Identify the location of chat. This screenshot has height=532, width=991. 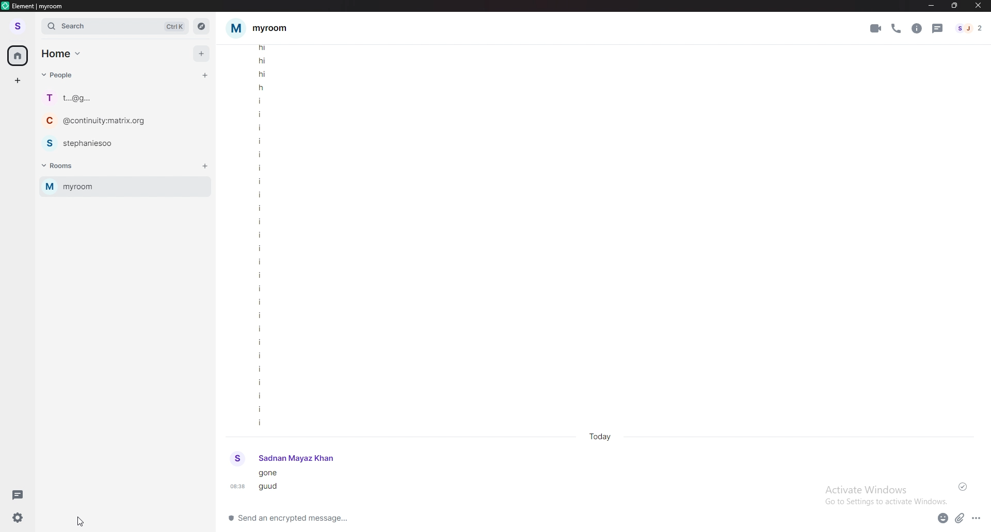
(121, 97).